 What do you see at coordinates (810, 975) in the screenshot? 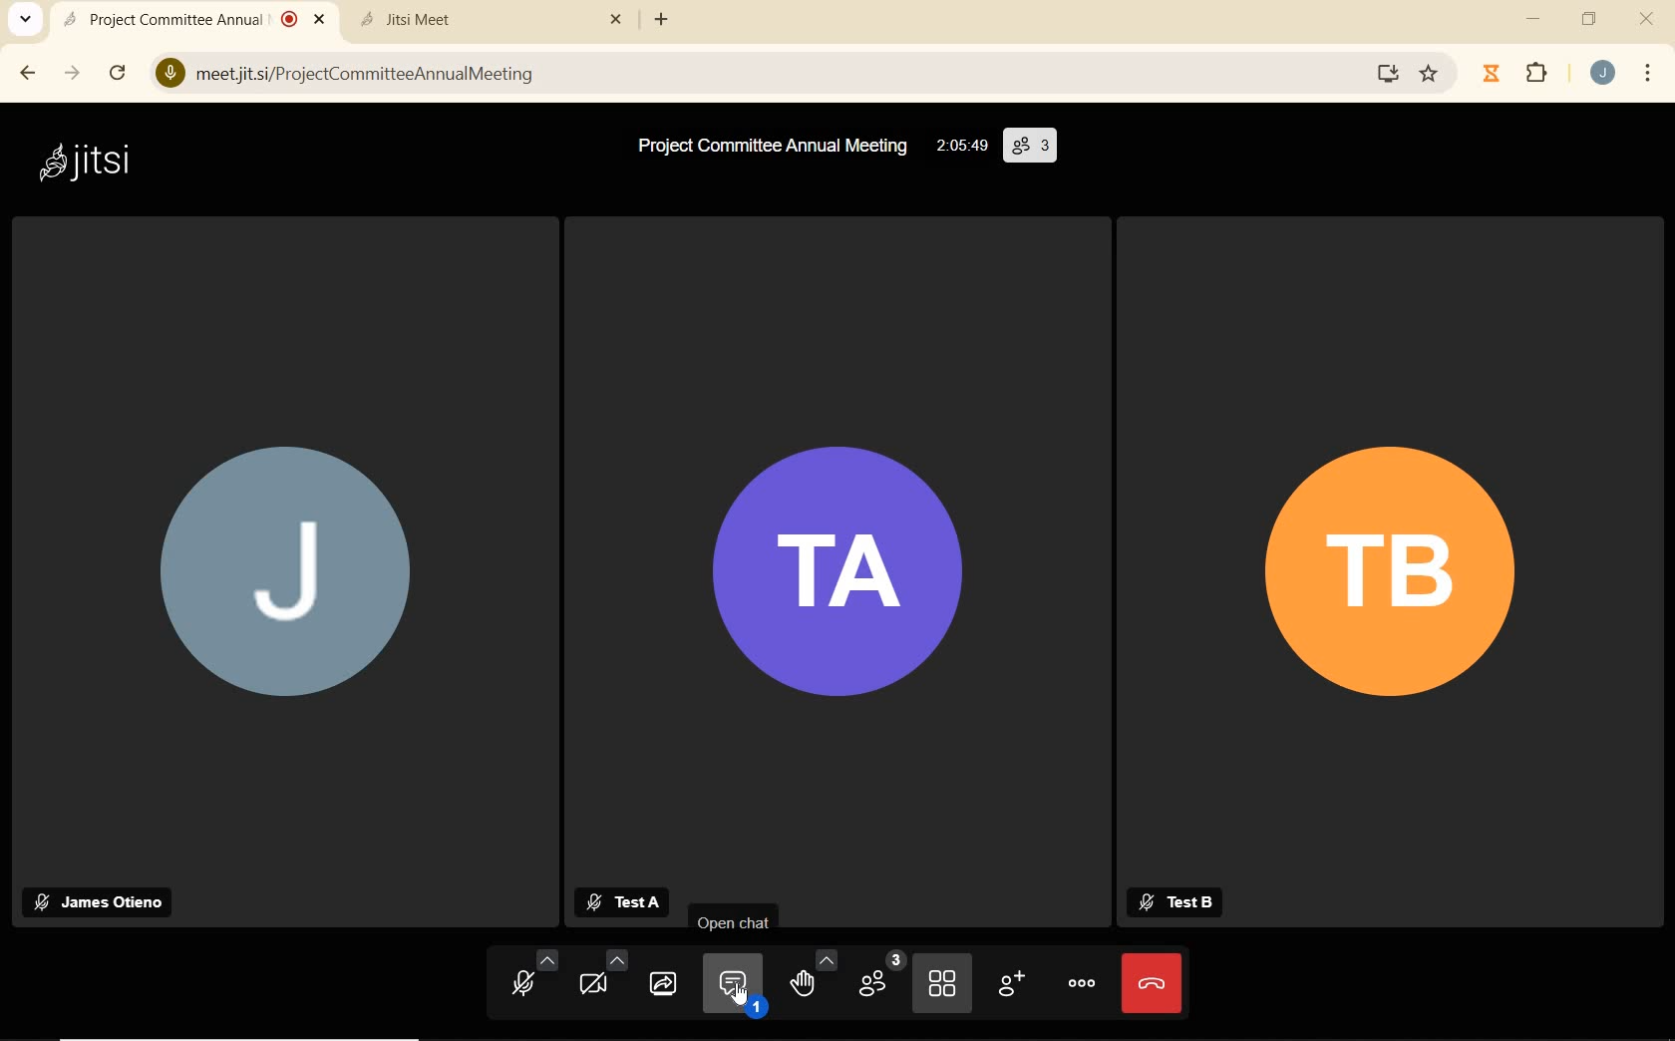
I see `raise hand` at bounding box center [810, 975].